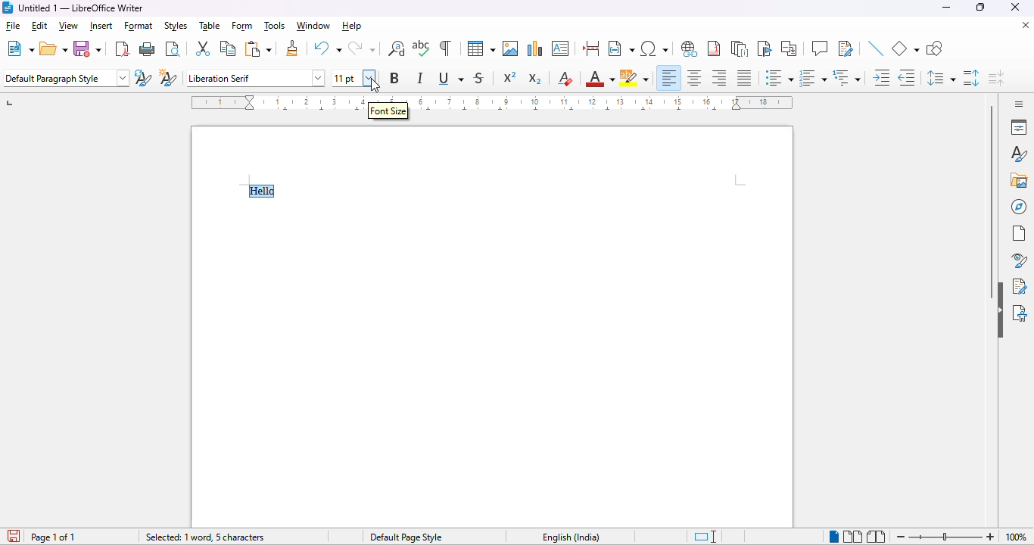 The width and height of the screenshot is (1034, 545). I want to click on insert text box, so click(561, 48).